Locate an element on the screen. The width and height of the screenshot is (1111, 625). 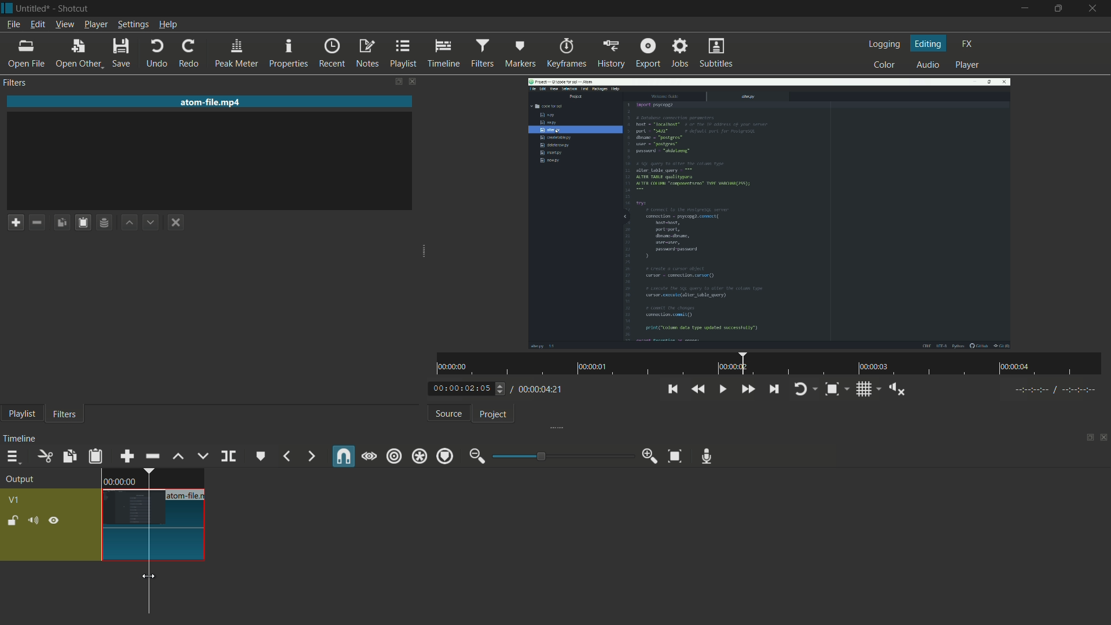
ripple delete is located at coordinates (152, 456).